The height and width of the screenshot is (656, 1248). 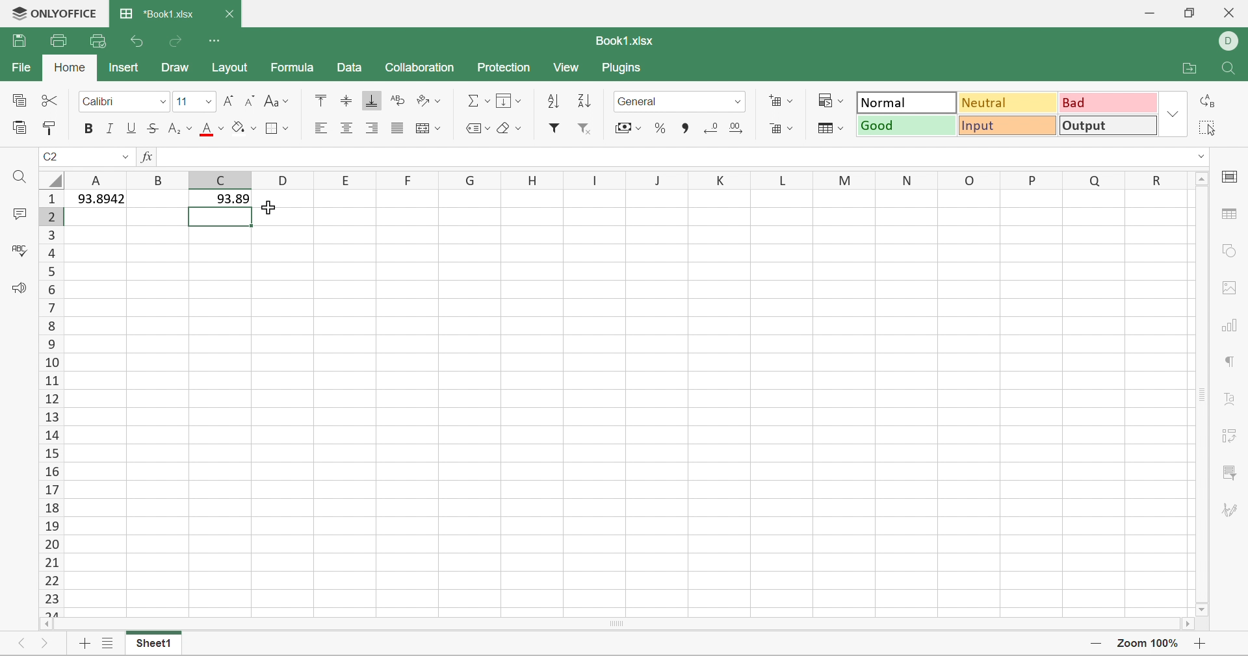 I want to click on Fill color, so click(x=244, y=126).